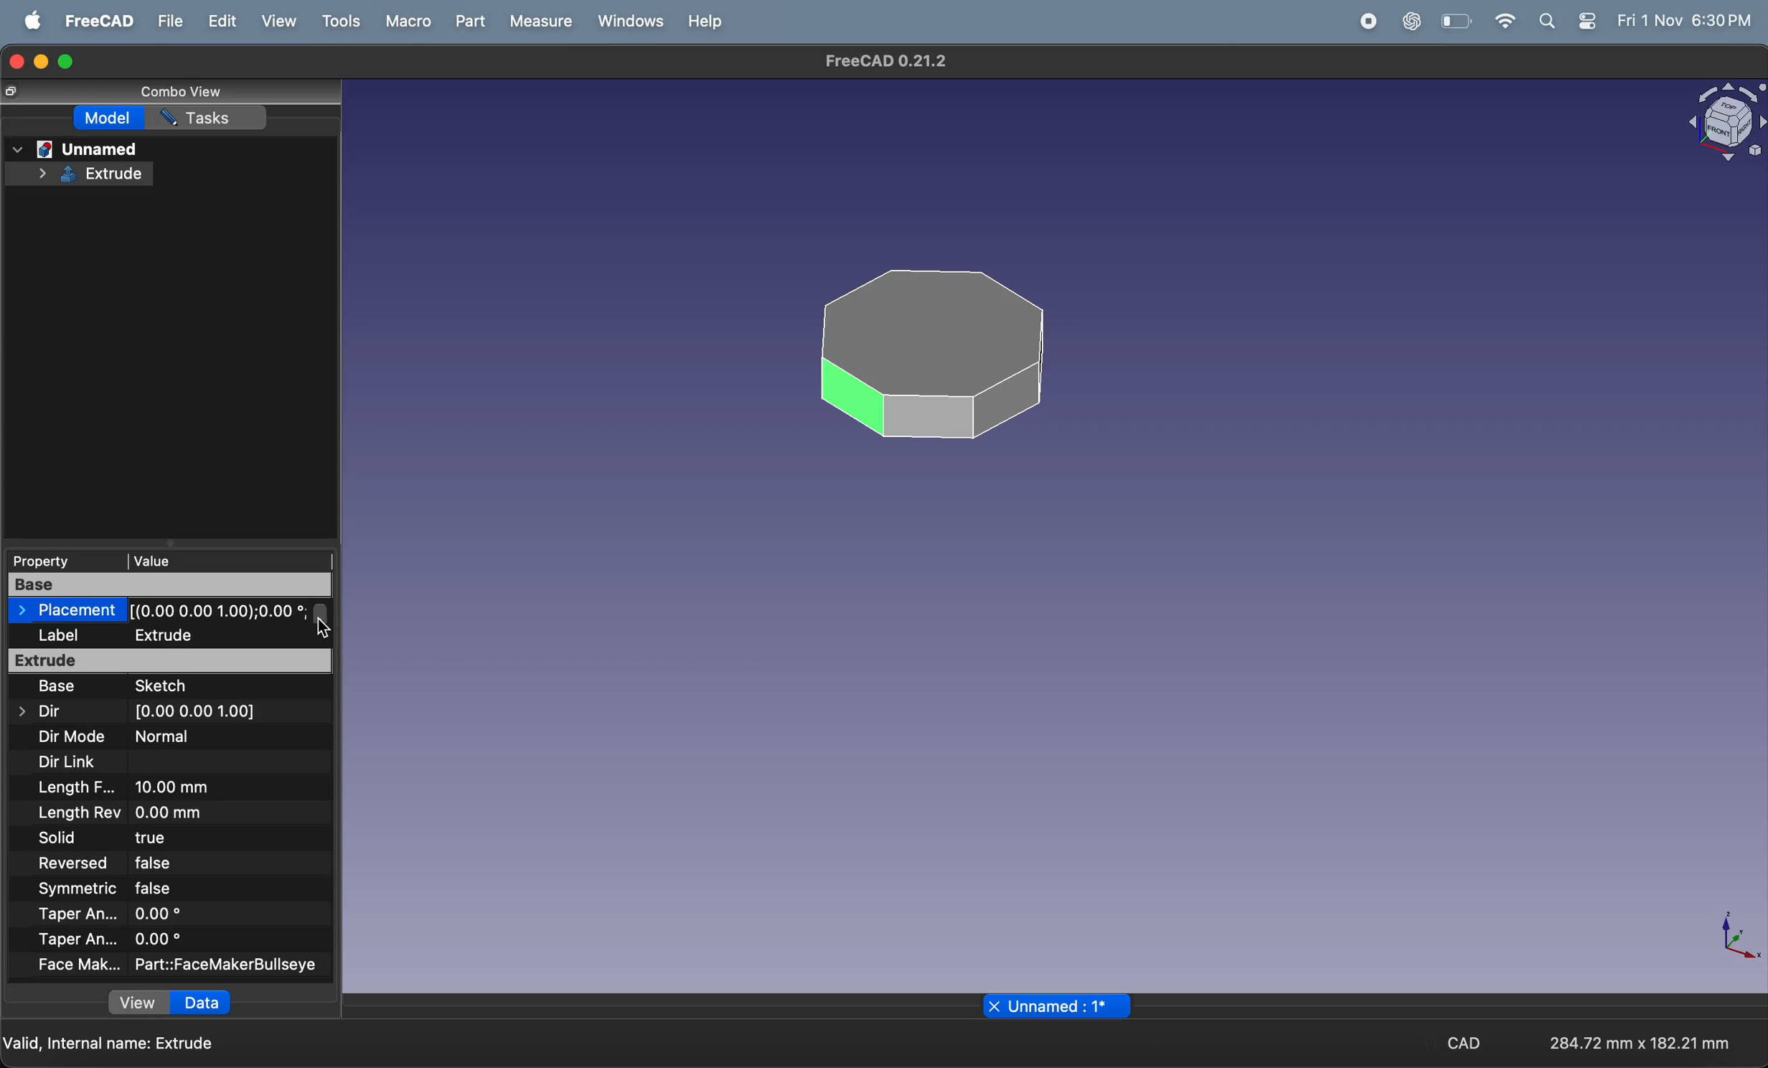 Image resolution: width=1768 pixels, height=1068 pixels. I want to click on base, so click(173, 584).